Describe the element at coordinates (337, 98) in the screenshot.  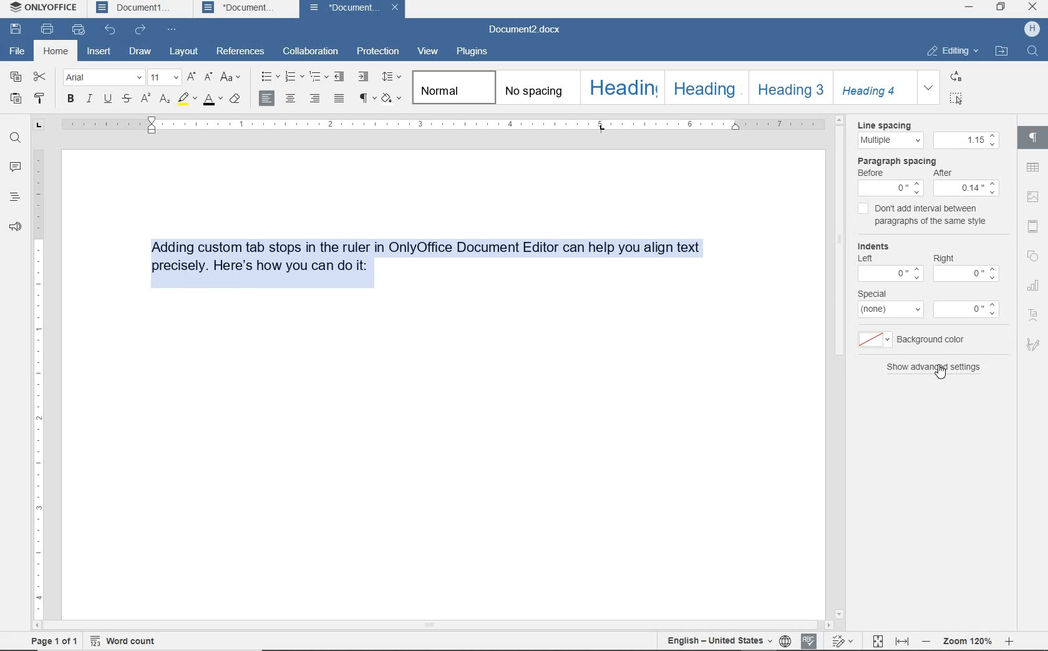
I see `justified` at that location.